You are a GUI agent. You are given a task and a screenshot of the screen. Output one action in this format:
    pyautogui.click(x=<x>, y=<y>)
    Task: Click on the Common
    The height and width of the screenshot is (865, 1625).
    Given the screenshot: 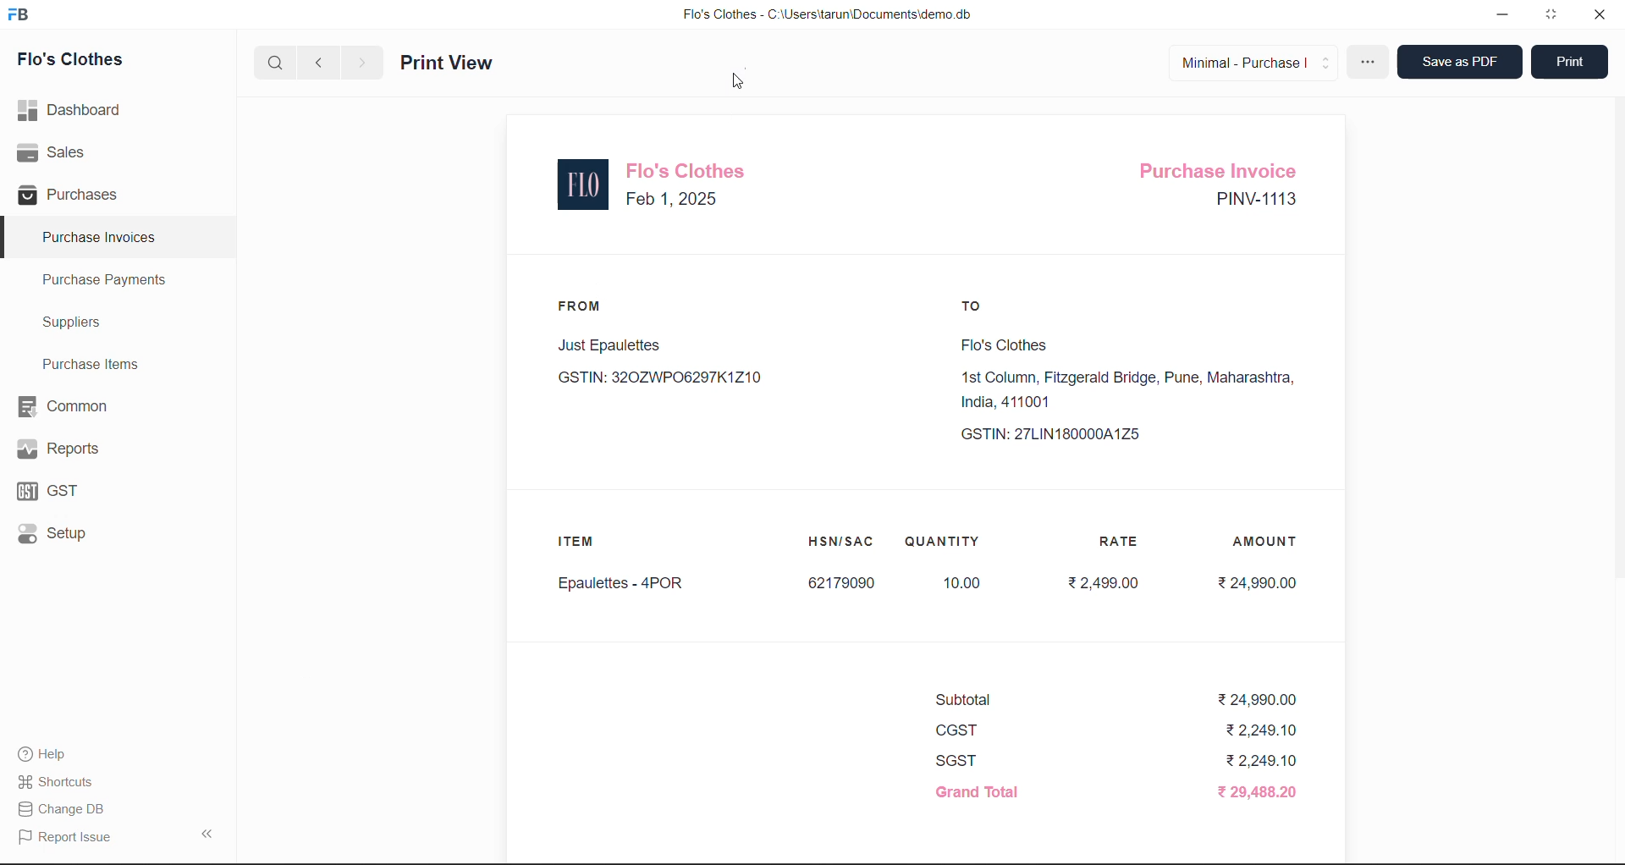 What is the action you would take?
    pyautogui.click(x=77, y=405)
    